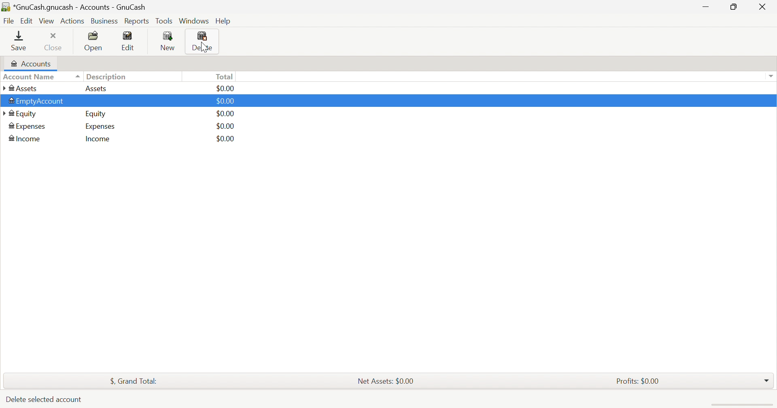 The width and height of the screenshot is (777, 408). I want to click on Equity, so click(96, 115).